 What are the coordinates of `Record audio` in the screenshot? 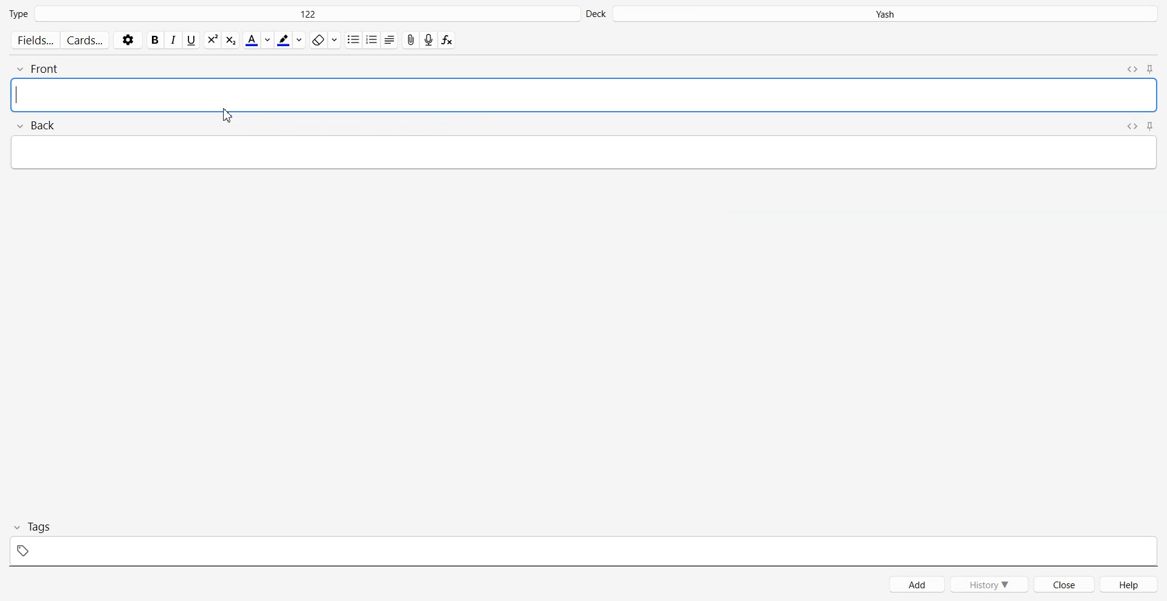 It's located at (429, 40).